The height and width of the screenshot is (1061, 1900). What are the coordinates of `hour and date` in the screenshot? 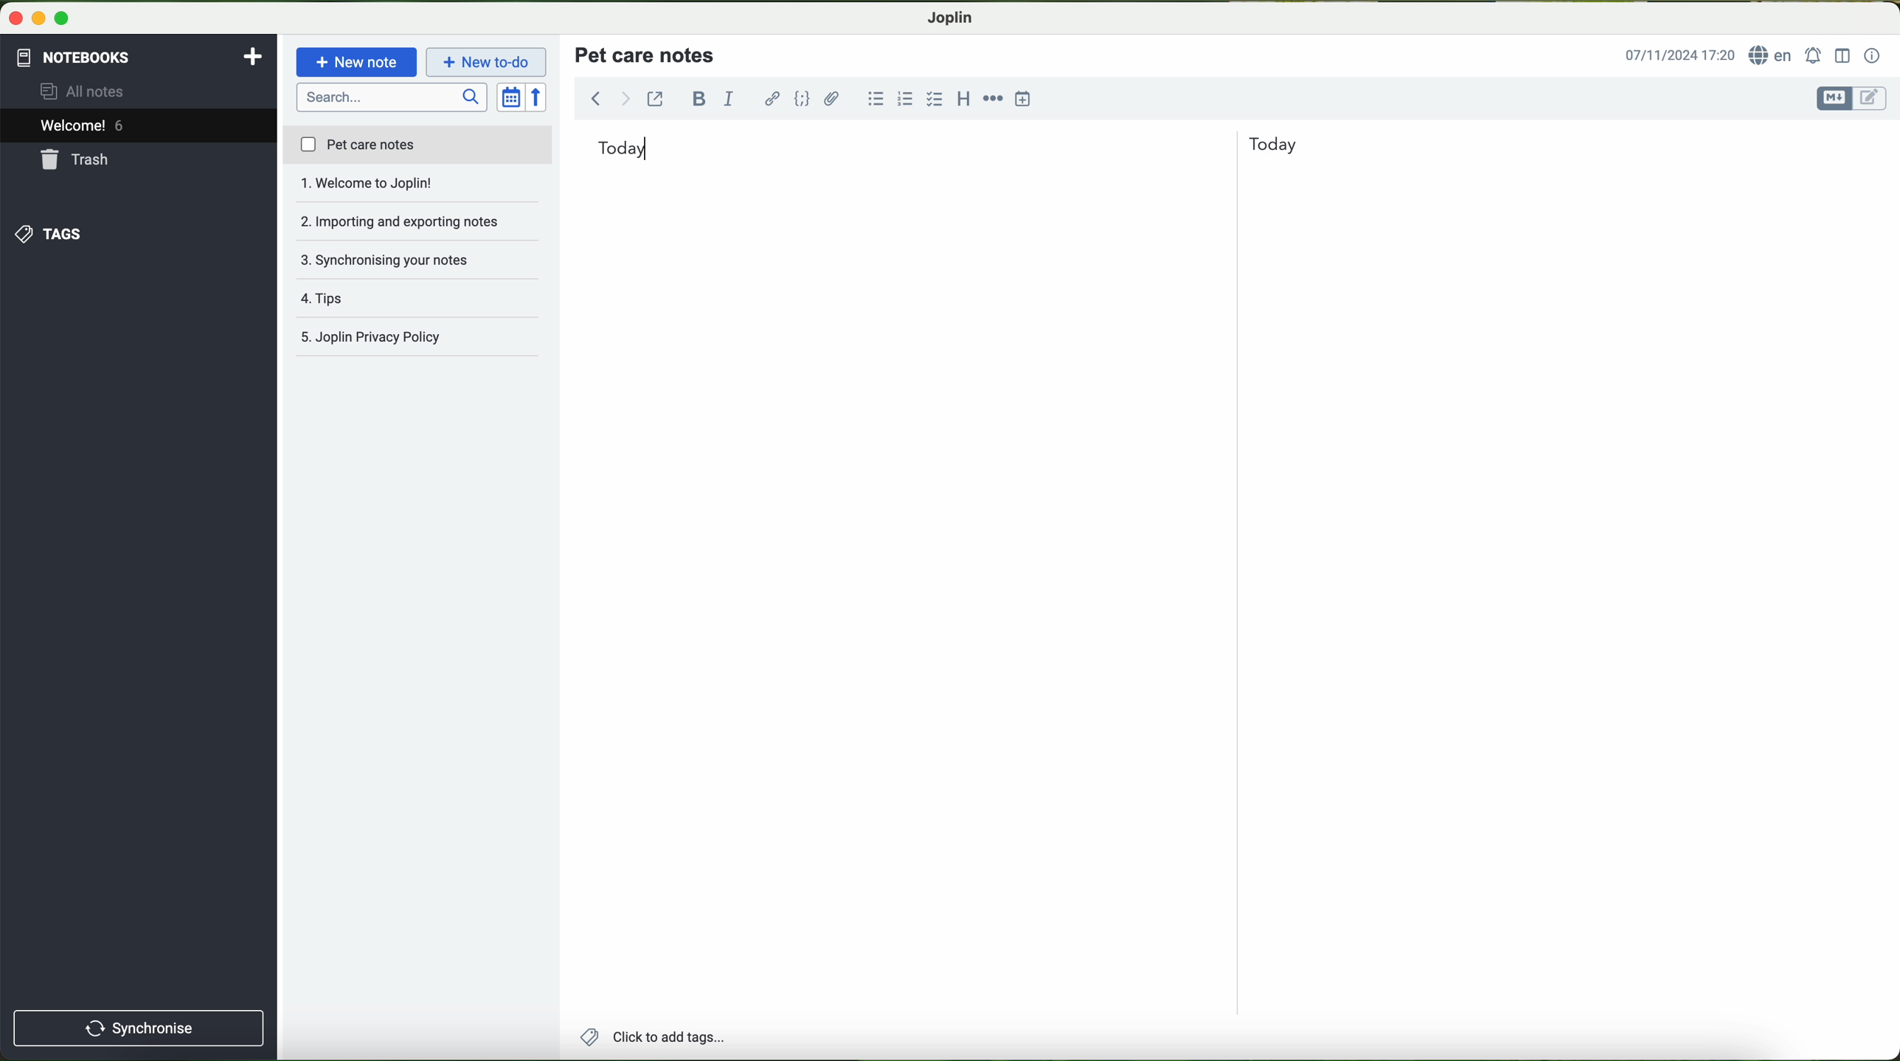 It's located at (1679, 56).